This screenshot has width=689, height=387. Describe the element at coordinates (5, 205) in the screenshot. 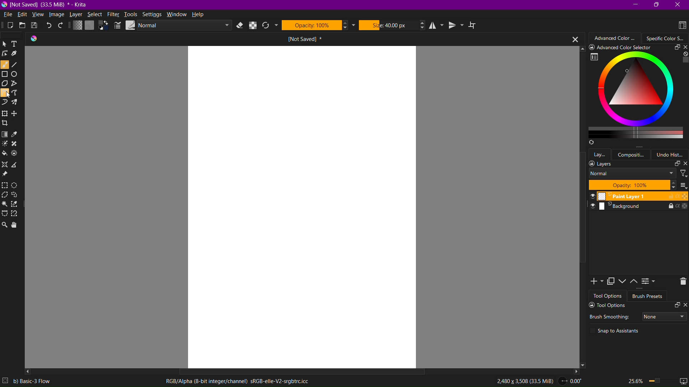

I see `Contiguous Selection Tool` at that location.